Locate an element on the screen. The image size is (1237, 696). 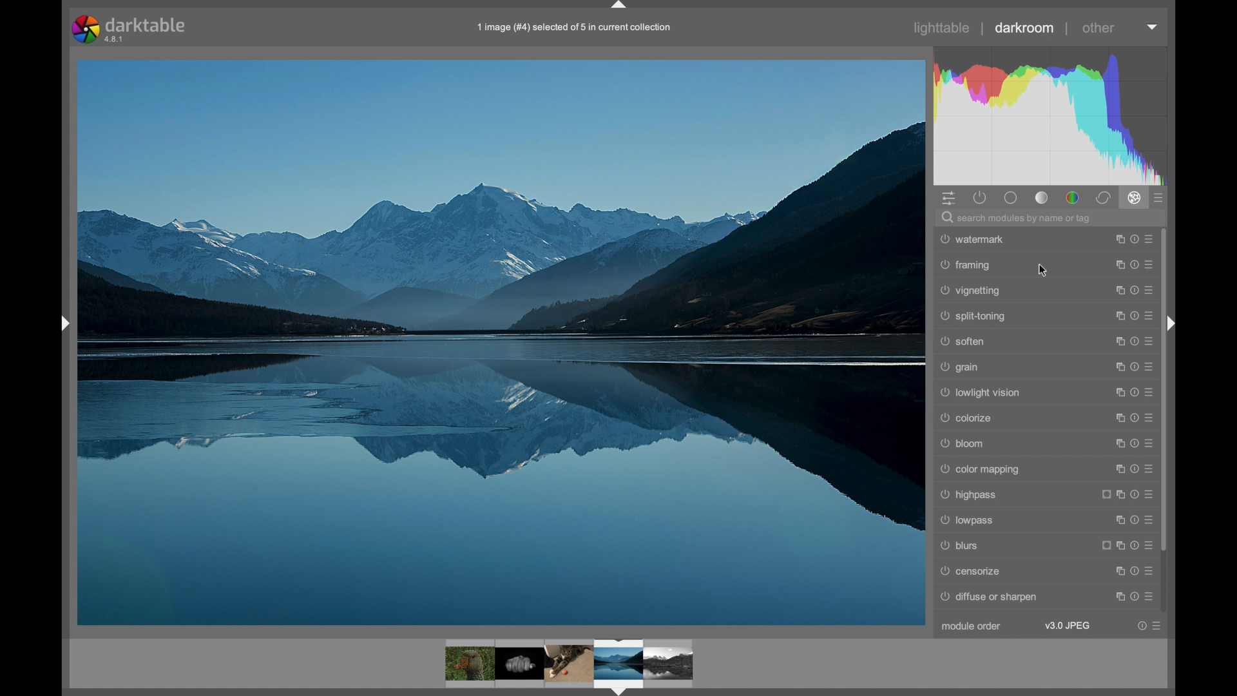
lighttable is located at coordinates (943, 29).